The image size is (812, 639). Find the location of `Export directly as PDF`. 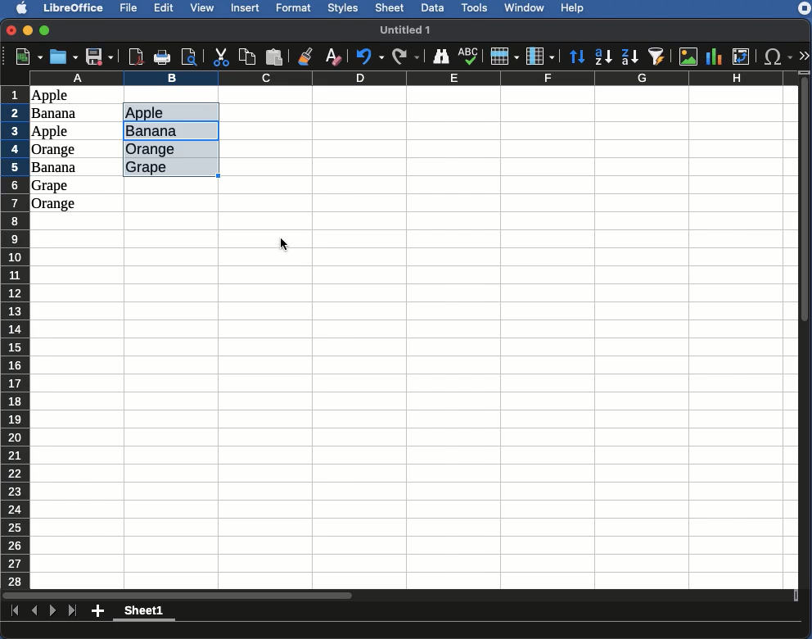

Export directly as PDF is located at coordinates (137, 56).